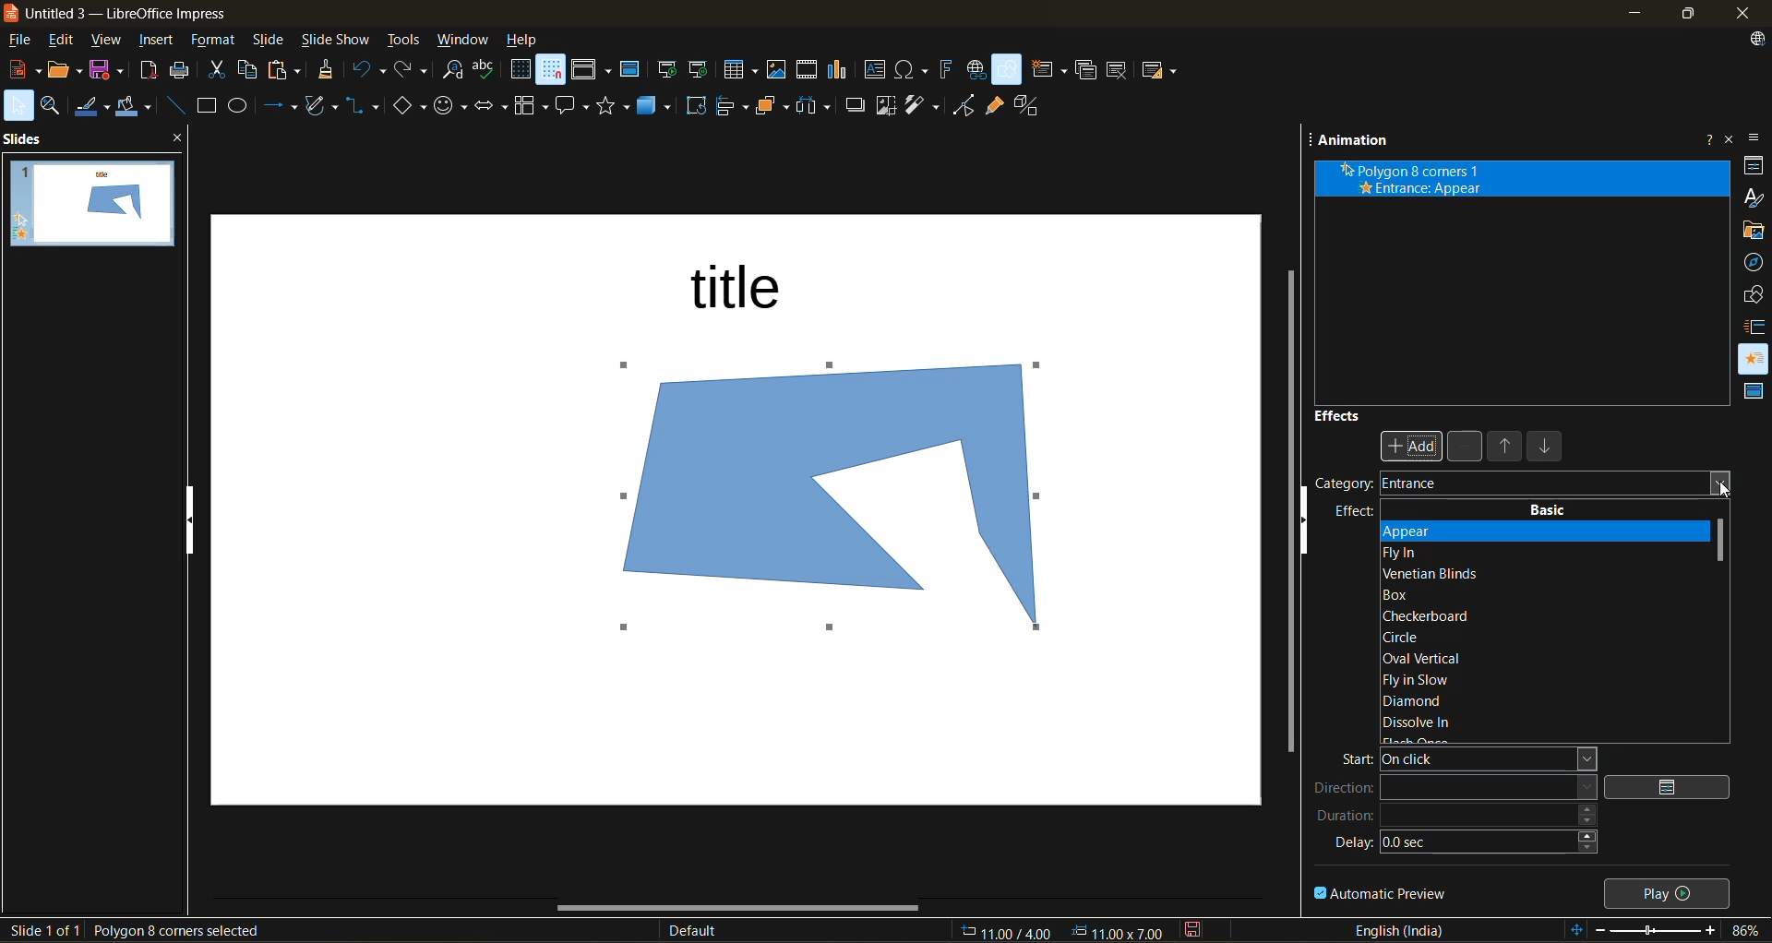  What do you see at coordinates (1383, 892) in the screenshot?
I see `automatic preview` at bounding box center [1383, 892].